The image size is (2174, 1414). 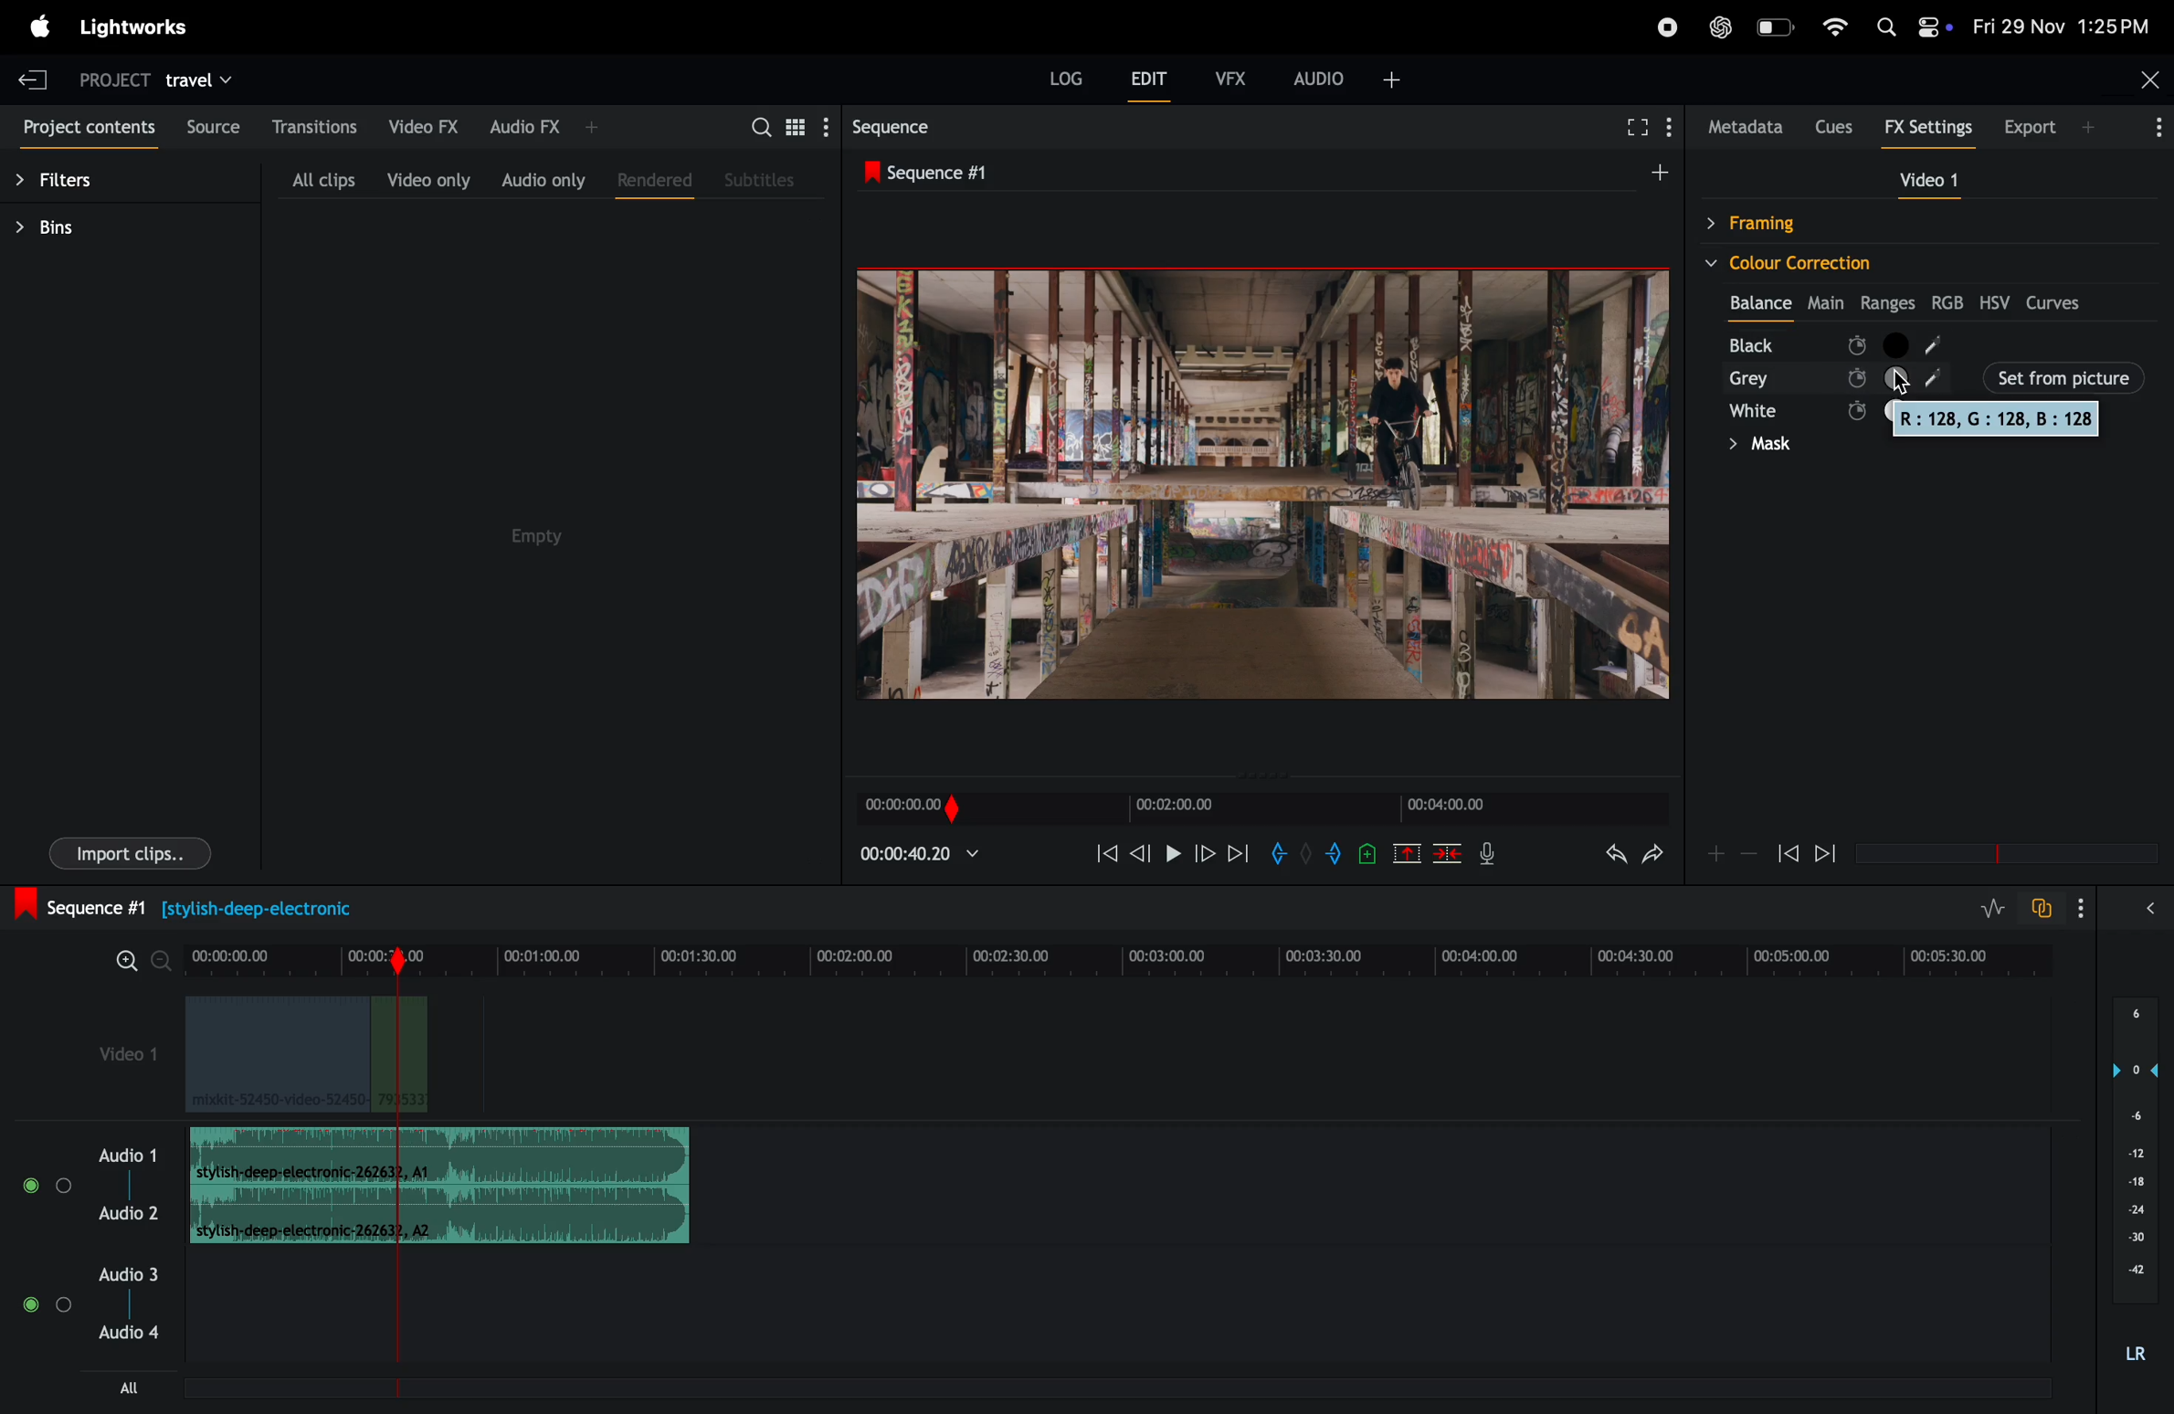 I want to click on grey, so click(x=1749, y=379).